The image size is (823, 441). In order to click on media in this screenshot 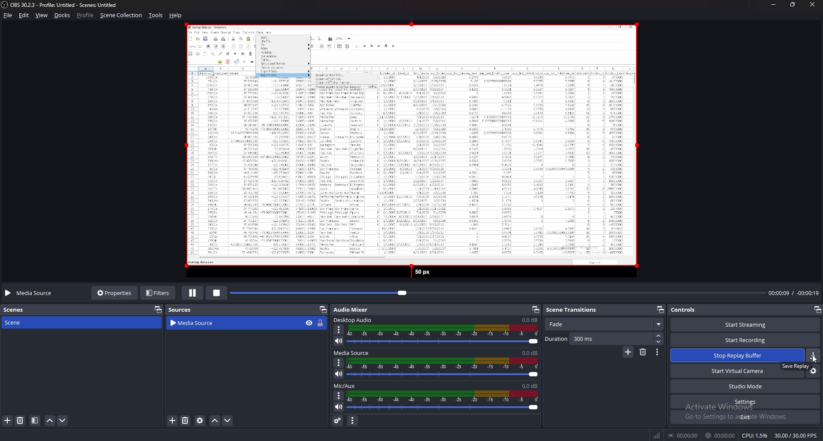, I will do `click(407, 151)`.